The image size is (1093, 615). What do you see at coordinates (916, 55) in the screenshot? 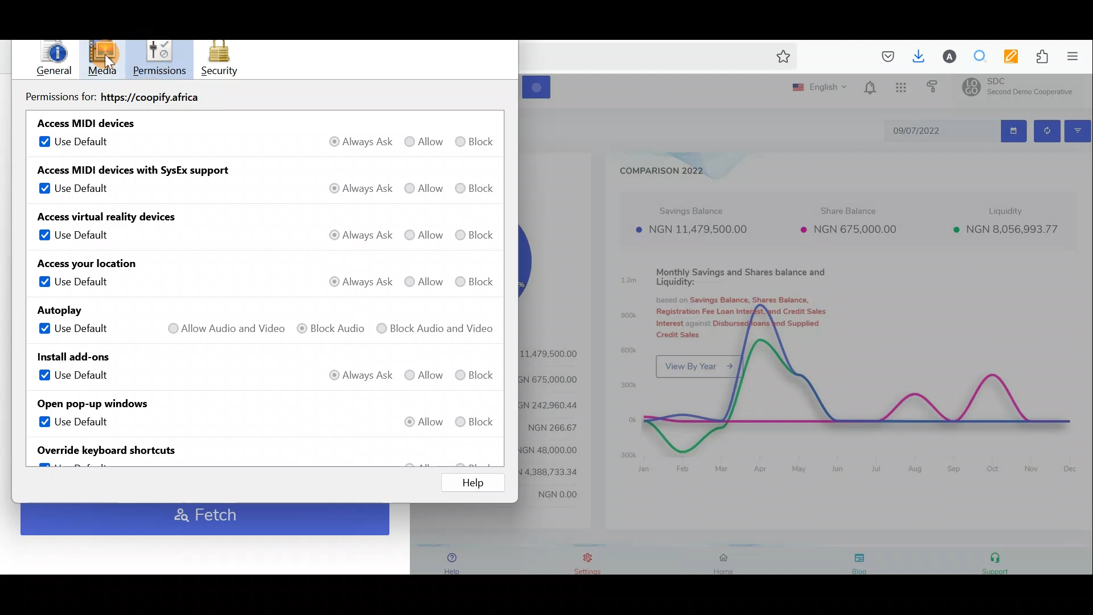
I see `Downloads` at bounding box center [916, 55].